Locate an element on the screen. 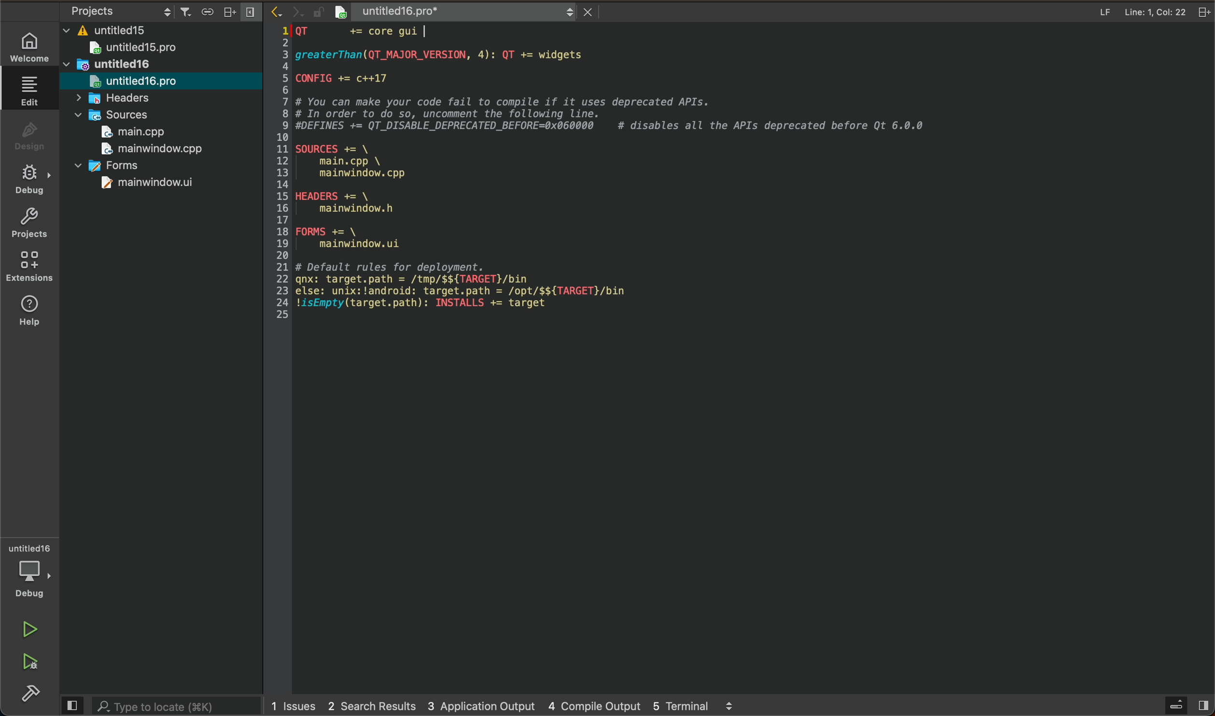 The height and width of the screenshot is (716, 1215). Extension  is located at coordinates (33, 267).